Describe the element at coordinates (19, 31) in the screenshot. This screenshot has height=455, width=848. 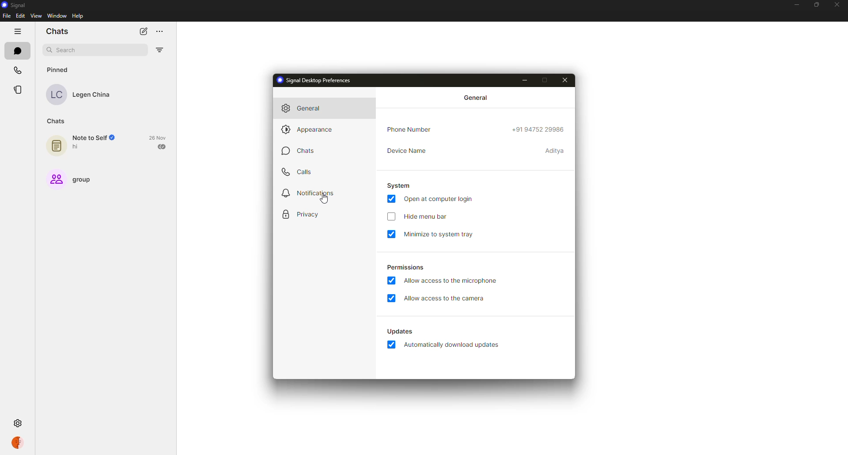
I see `hide tabs` at that location.